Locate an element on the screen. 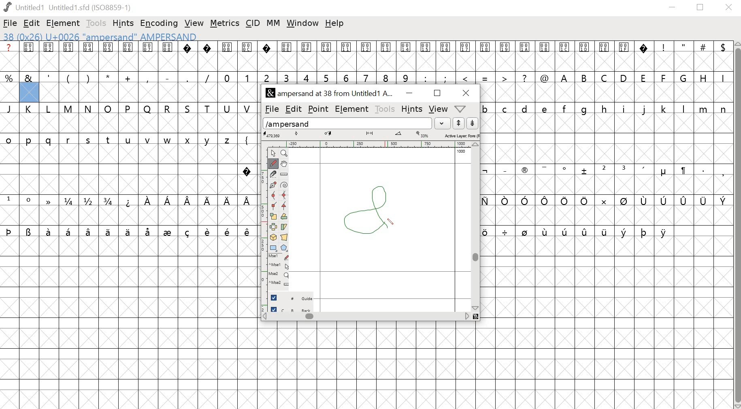 The image size is (741, 409). = is located at coordinates (485, 77).